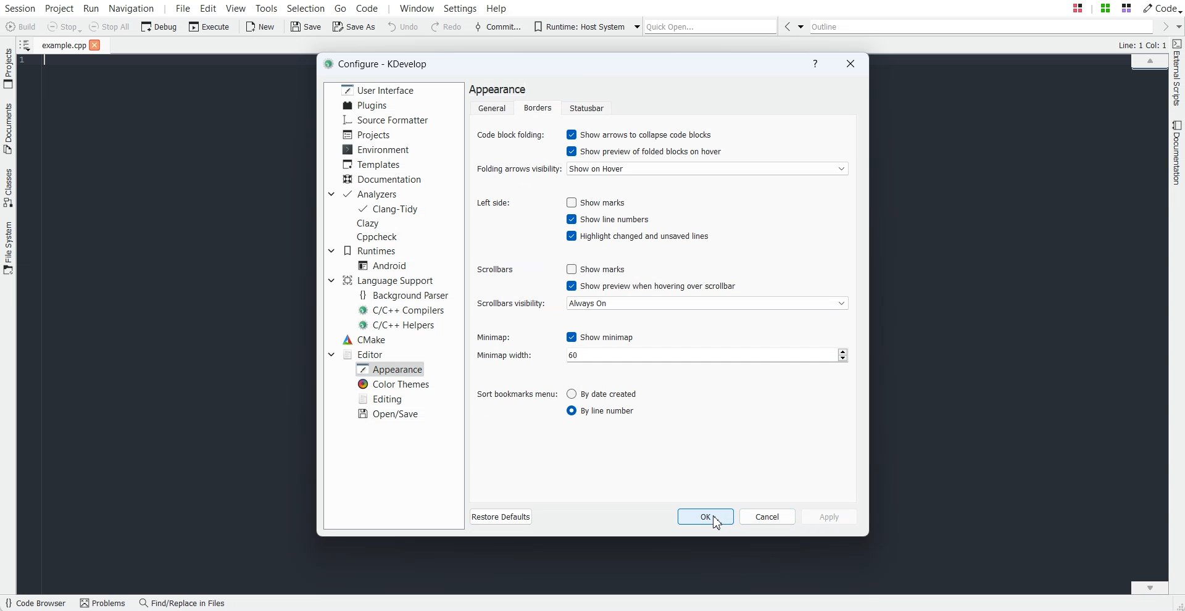 This screenshot has height=611, width=1185. Describe the element at coordinates (109, 27) in the screenshot. I see `Stop All` at that location.